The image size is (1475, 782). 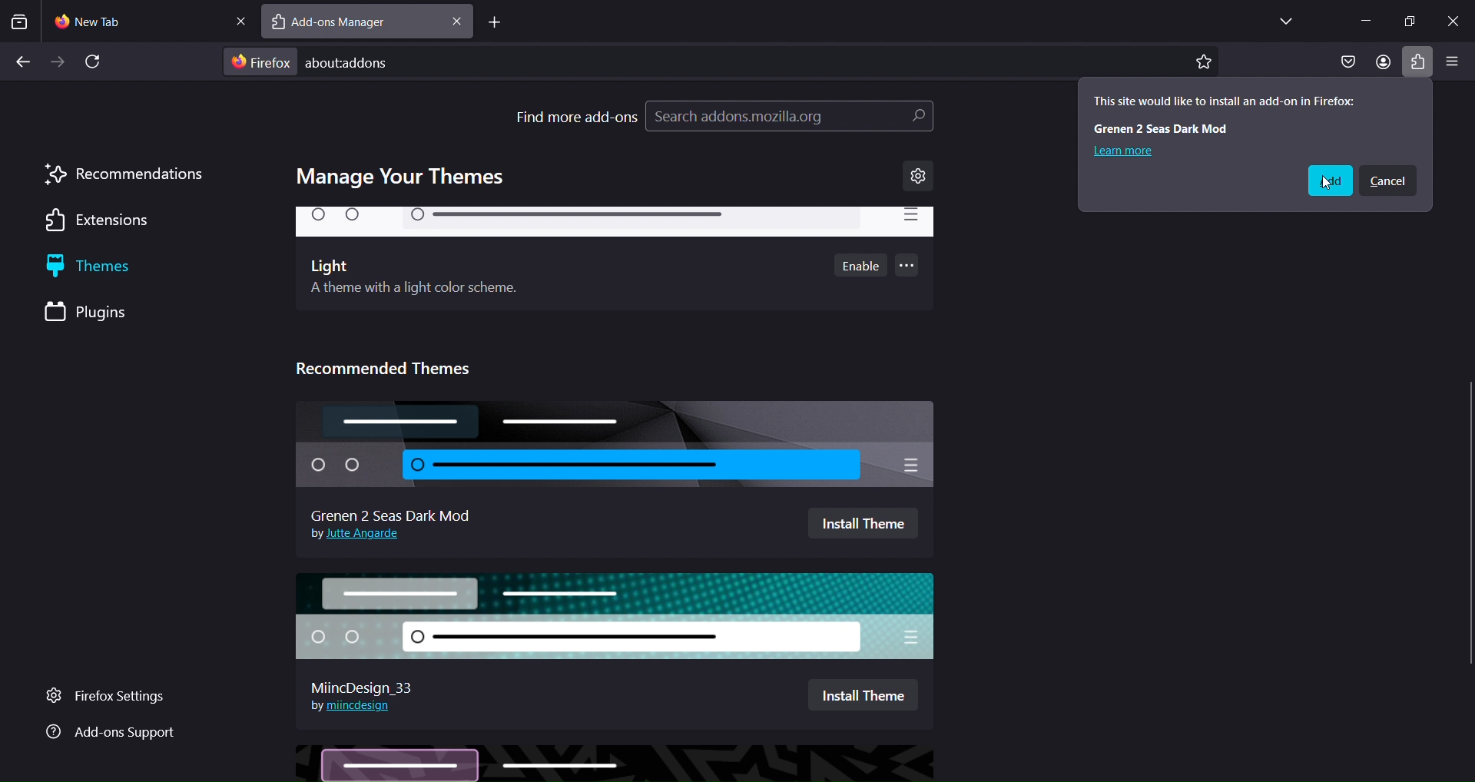 I want to click on extensions, so click(x=1416, y=61).